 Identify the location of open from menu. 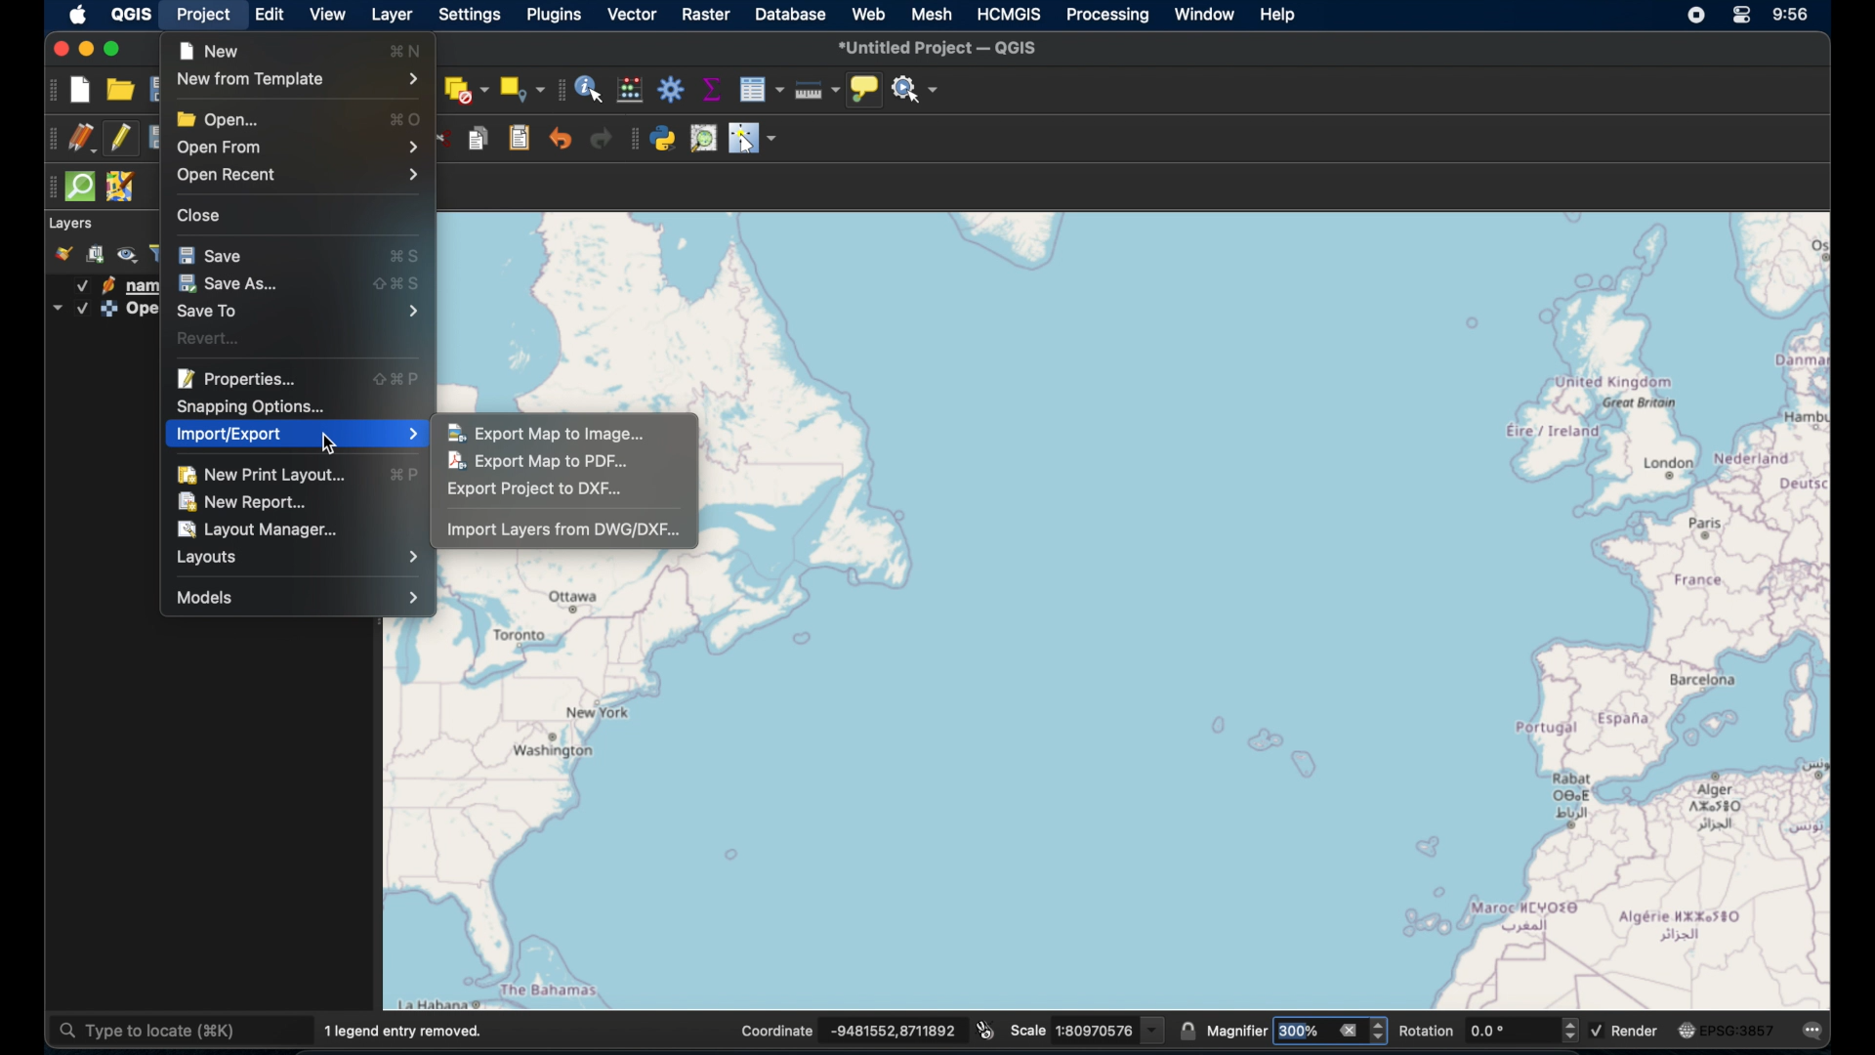
(296, 147).